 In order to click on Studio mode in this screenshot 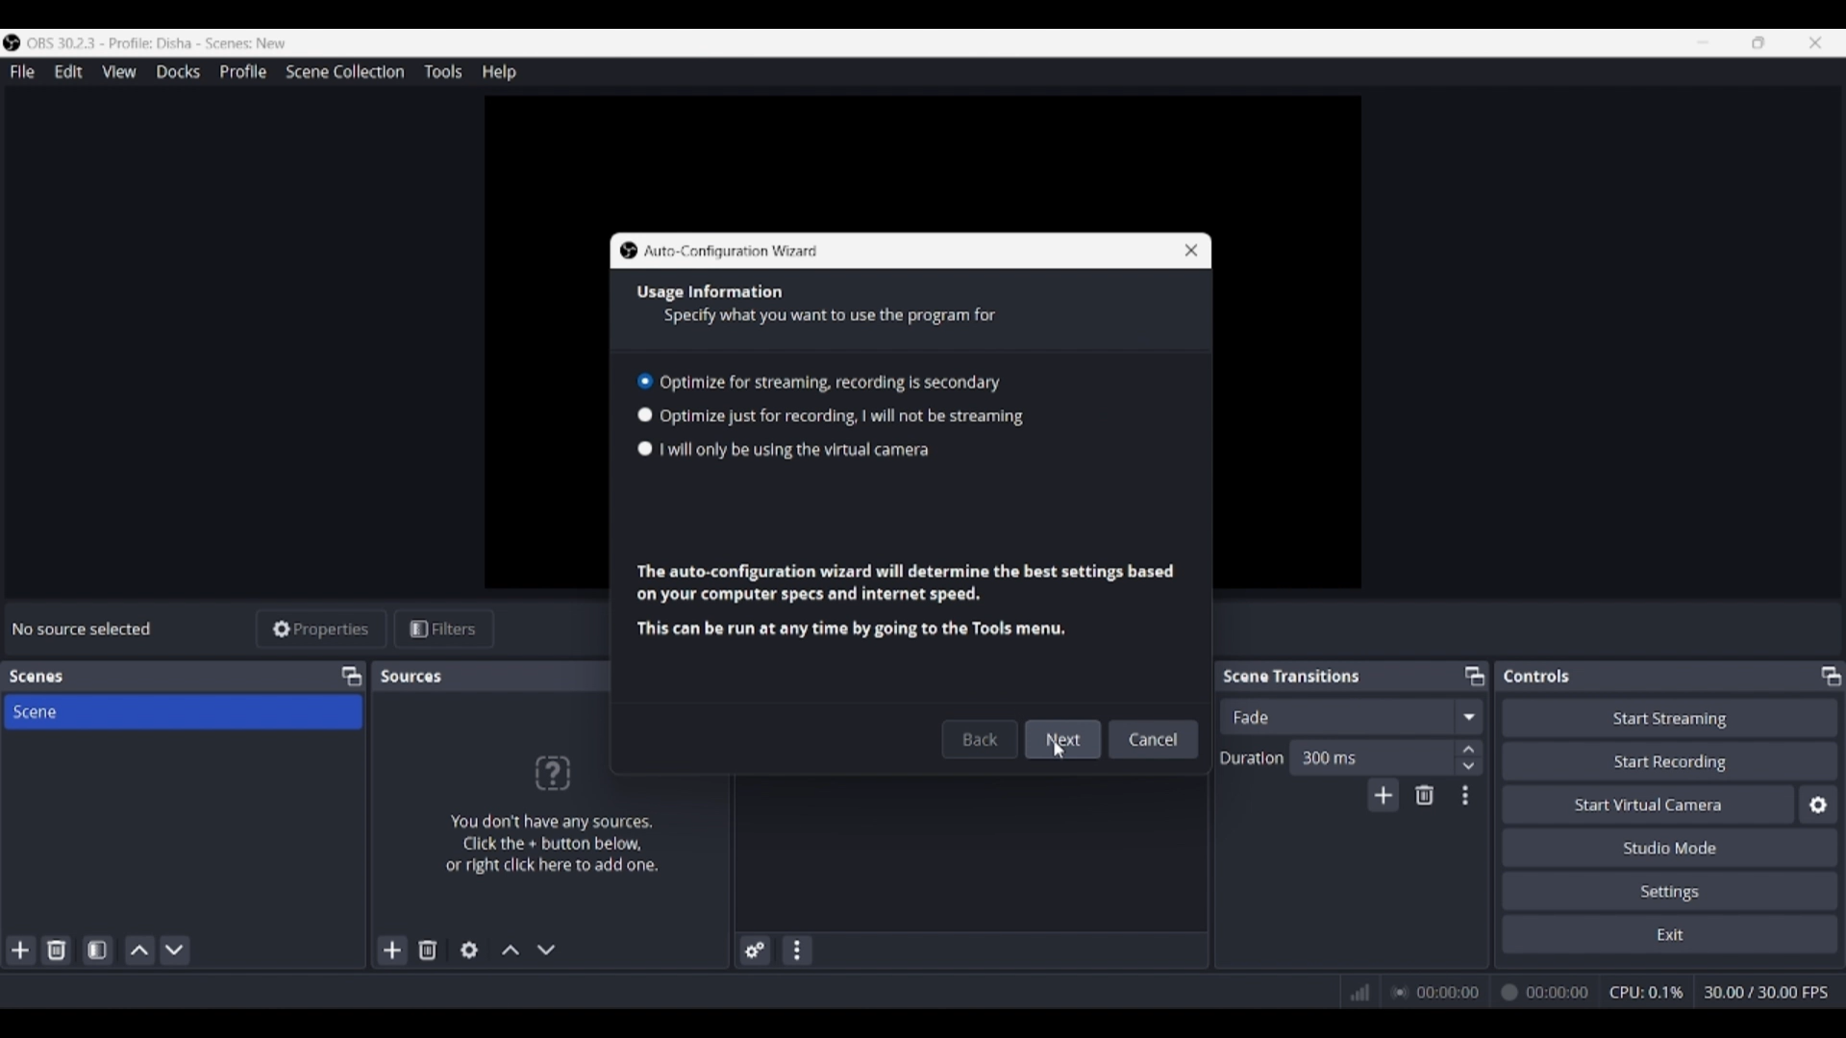, I will do `click(1670, 847)`.